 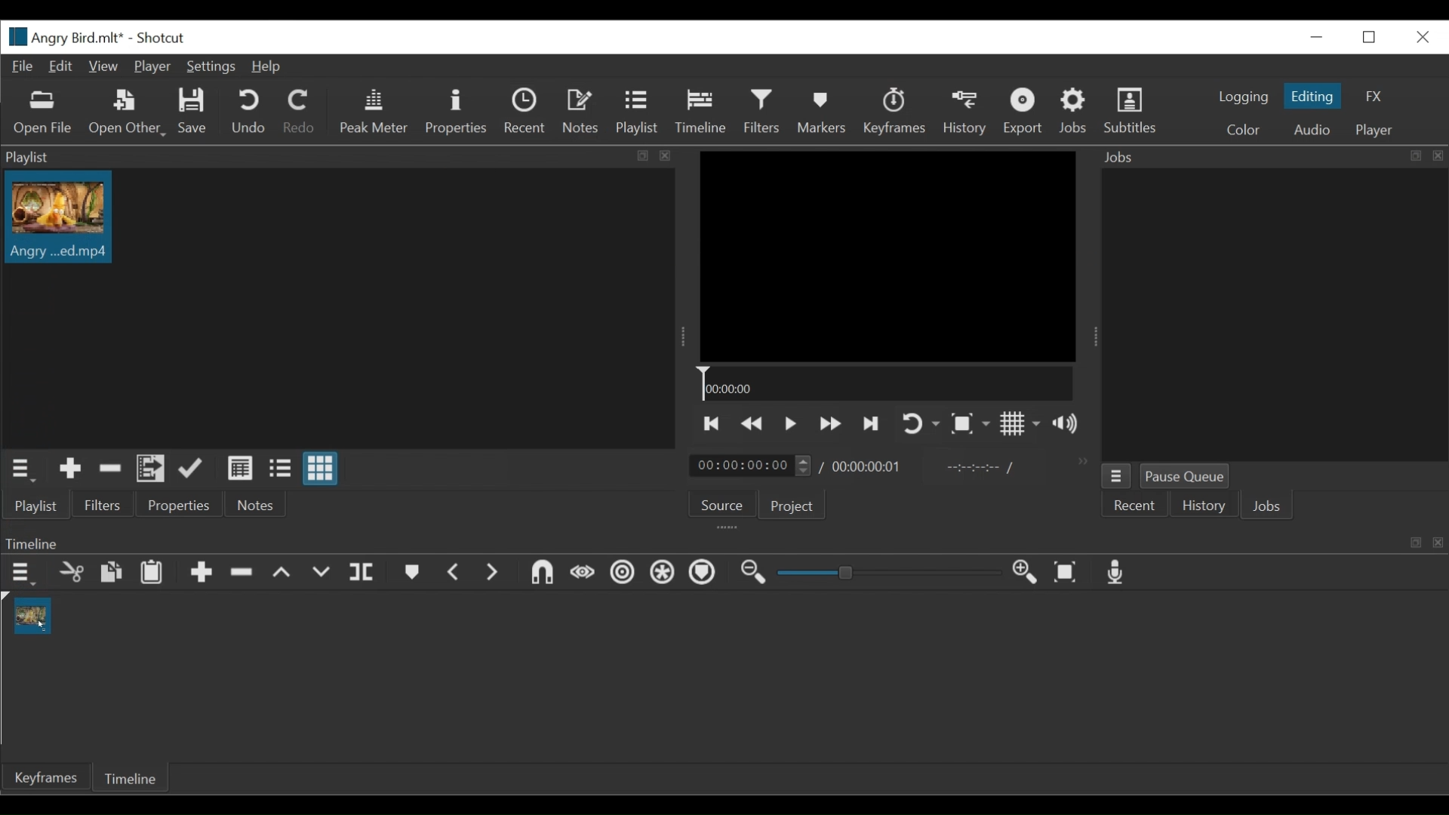 What do you see at coordinates (101, 67) in the screenshot?
I see `View` at bounding box center [101, 67].